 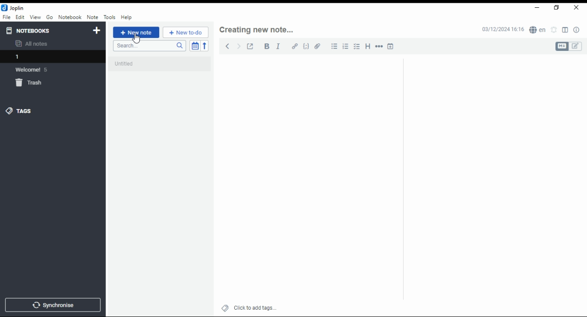 What do you see at coordinates (44, 30) in the screenshot?
I see `notebooks` at bounding box center [44, 30].